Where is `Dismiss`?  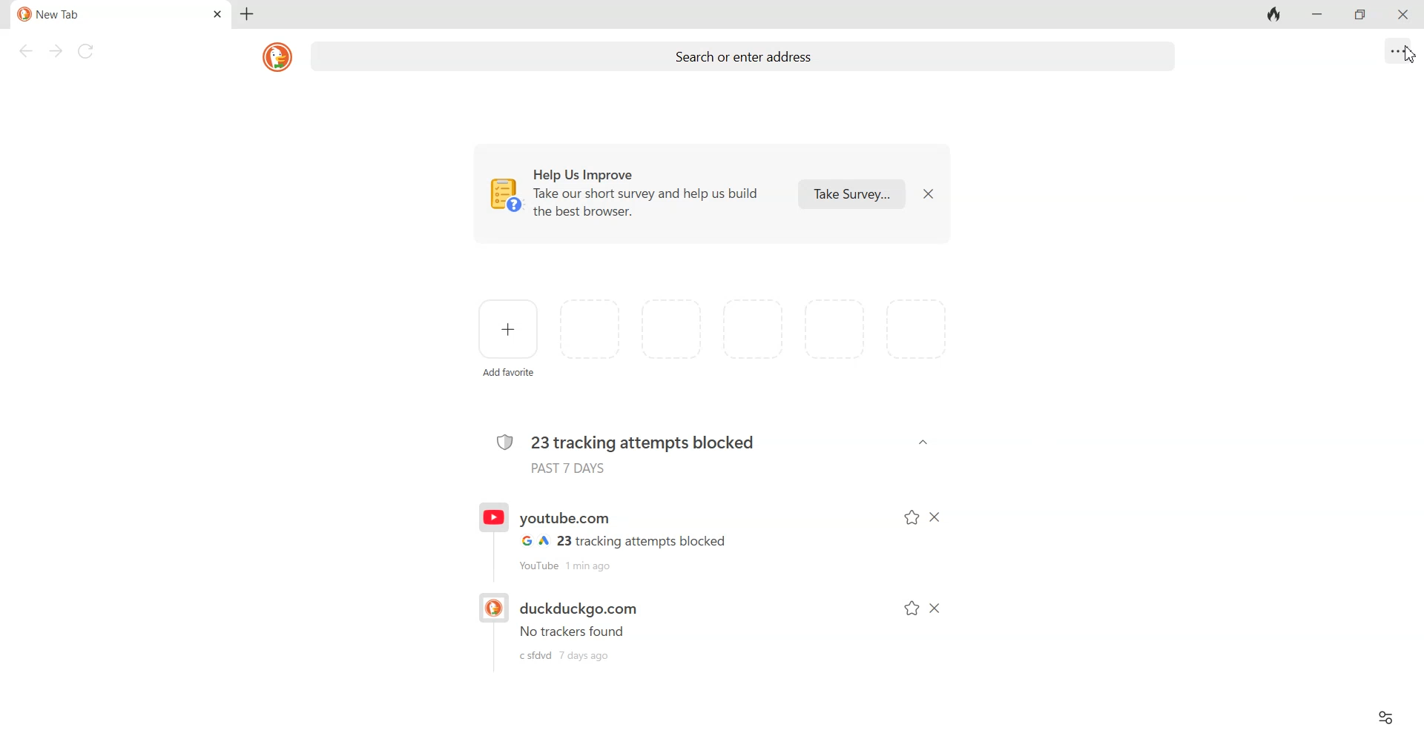 Dismiss is located at coordinates (927, 193).